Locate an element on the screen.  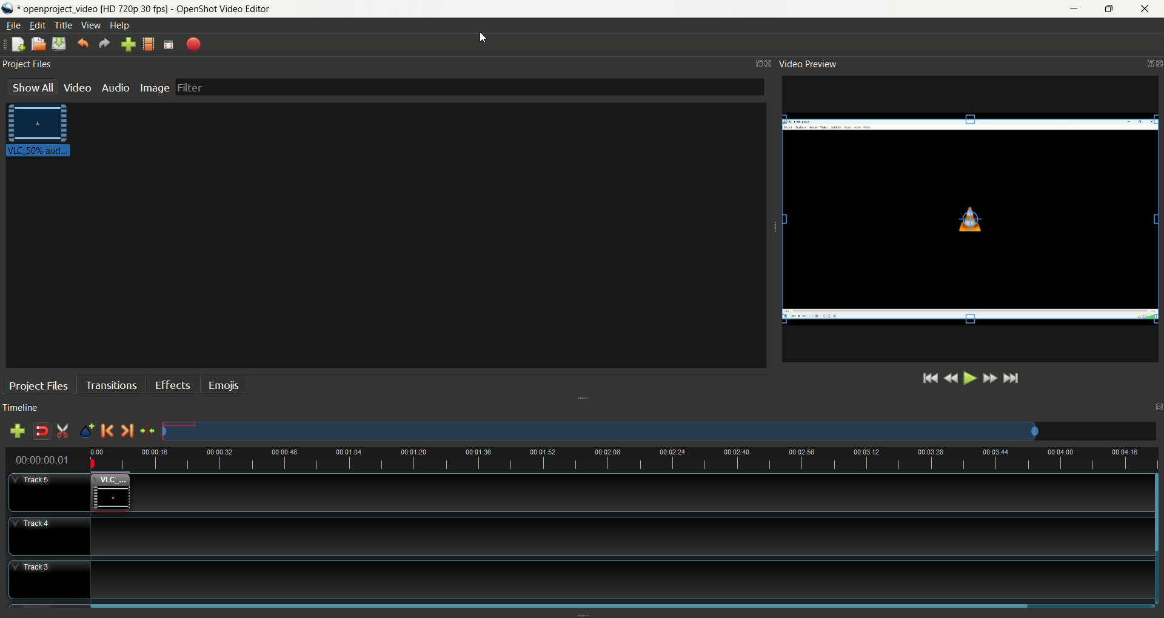
video clip is located at coordinates (971, 220).